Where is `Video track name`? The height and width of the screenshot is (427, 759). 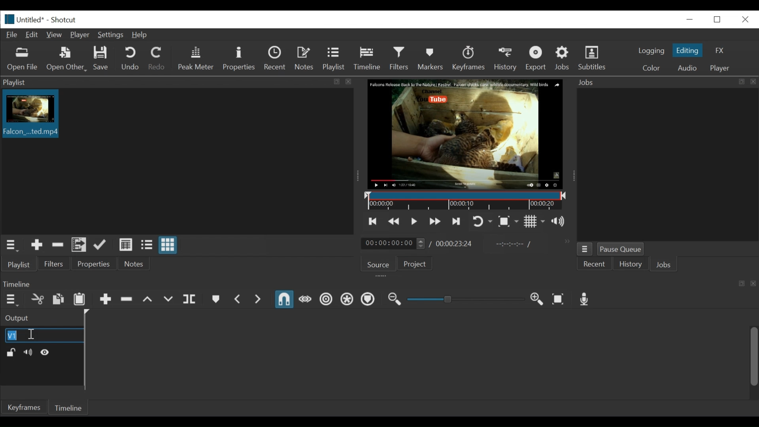 Video track name is located at coordinates (43, 335).